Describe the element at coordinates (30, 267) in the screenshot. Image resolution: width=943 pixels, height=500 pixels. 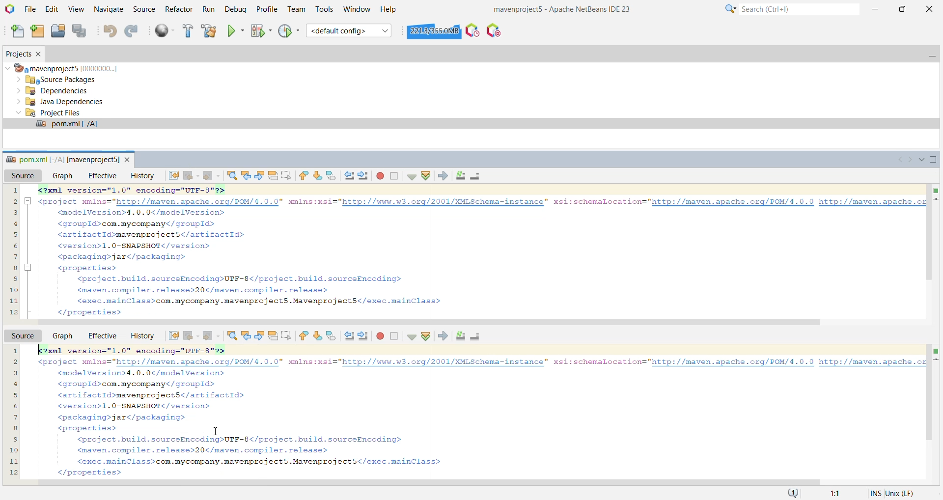
I see `minimise` at that location.